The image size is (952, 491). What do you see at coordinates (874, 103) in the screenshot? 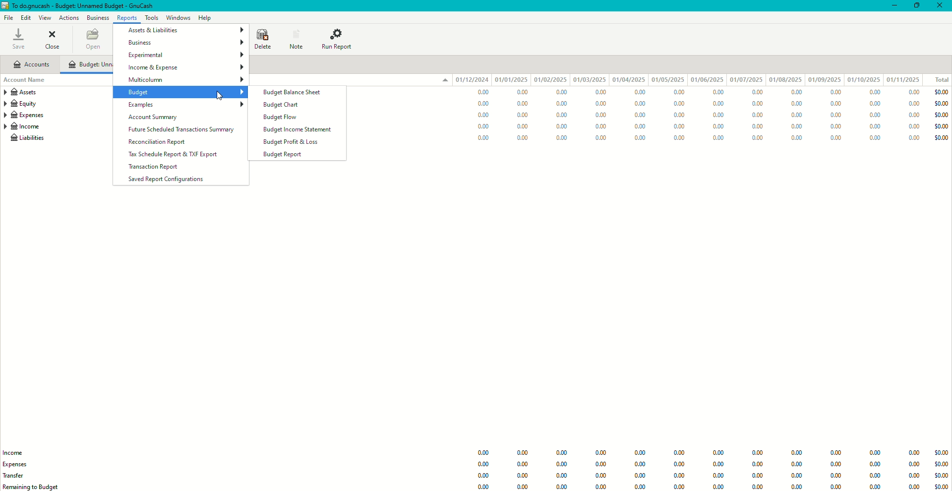
I see `0.00` at bounding box center [874, 103].